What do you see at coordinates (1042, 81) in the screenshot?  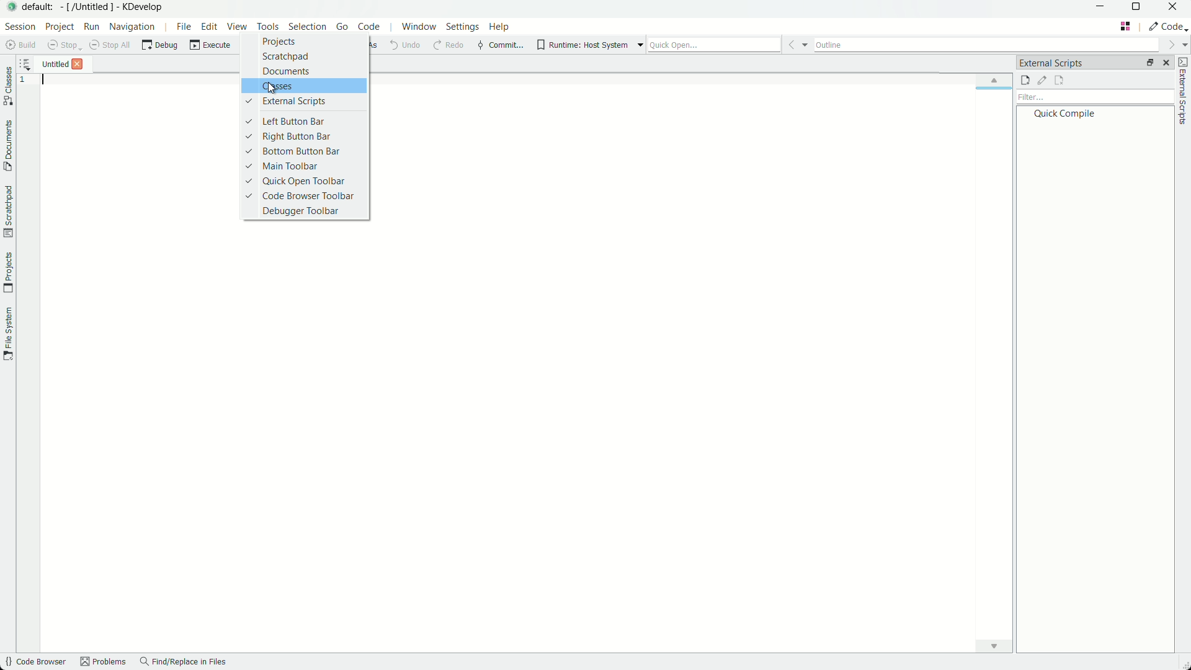 I see `edit external scripts` at bounding box center [1042, 81].